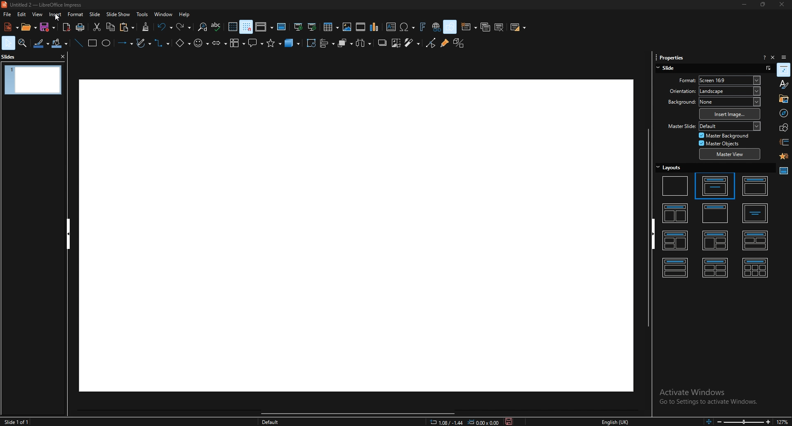 The image size is (792, 426). What do you see at coordinates (217, 27) in the screenshot?
I see `spell check` at bounding box center [217, 27].